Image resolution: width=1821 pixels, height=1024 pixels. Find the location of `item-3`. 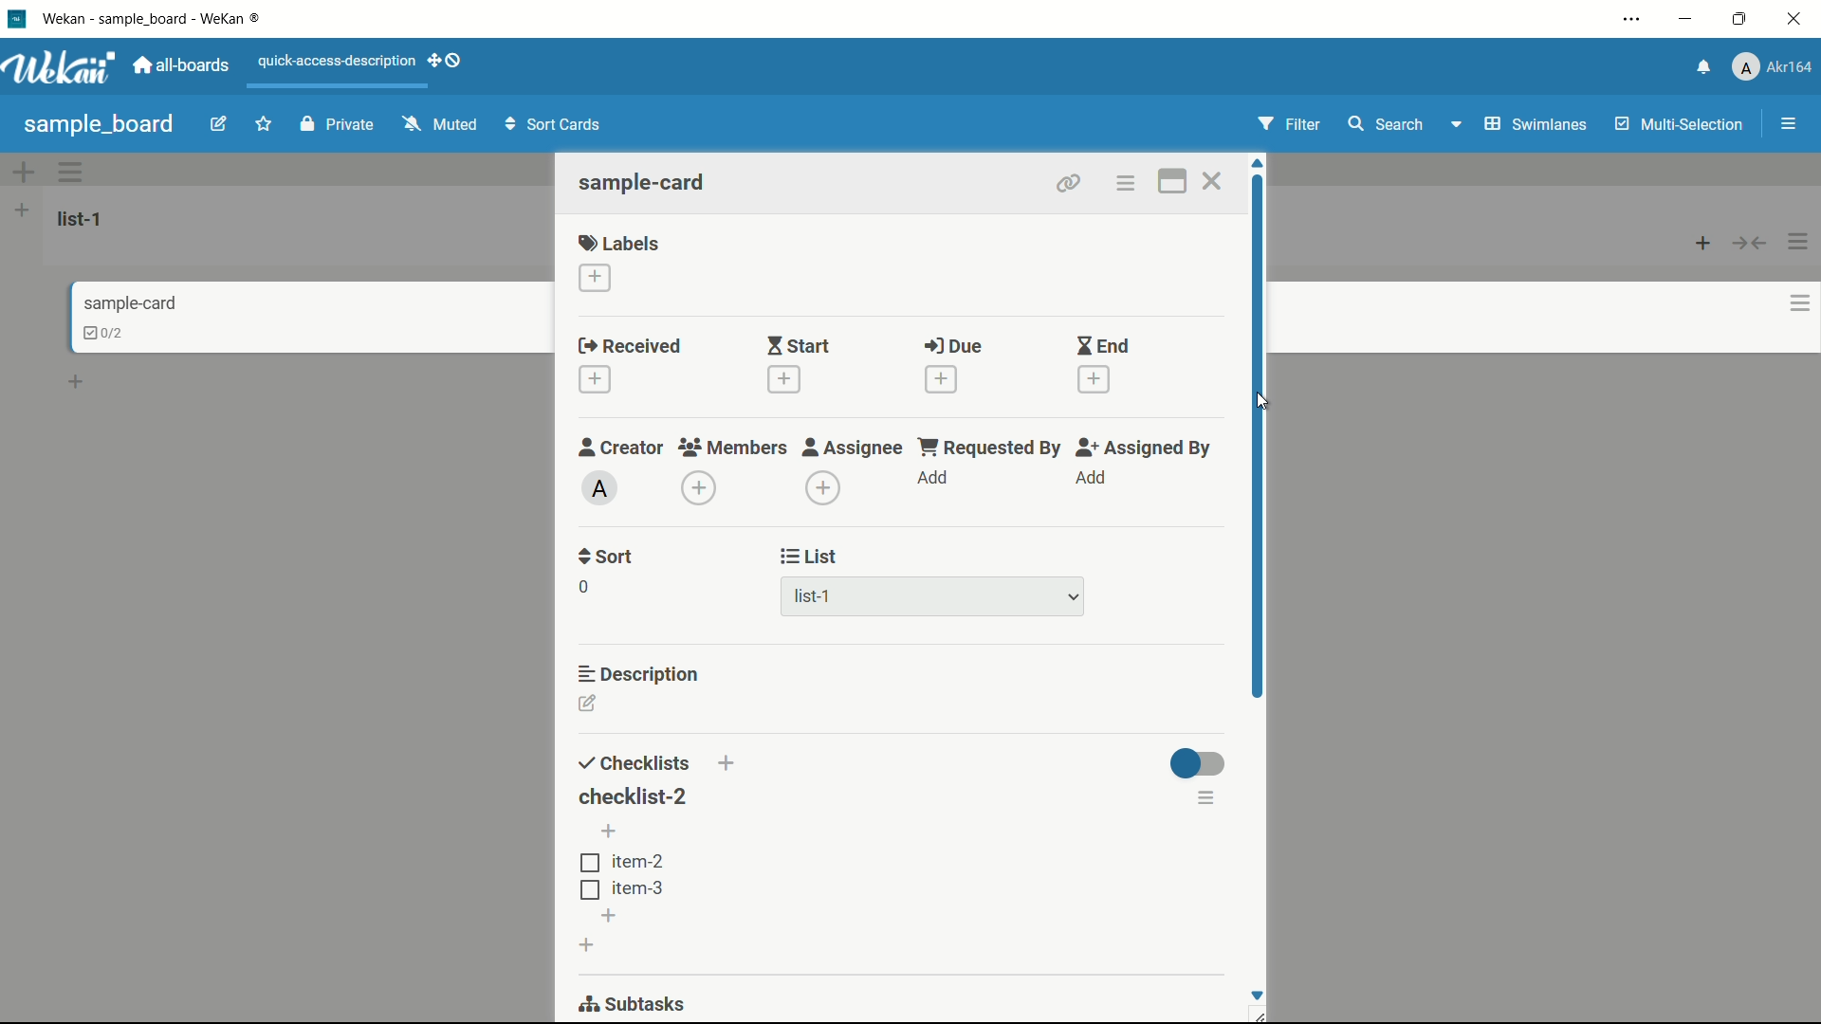

item-3 is located at coordinates (622, 891).